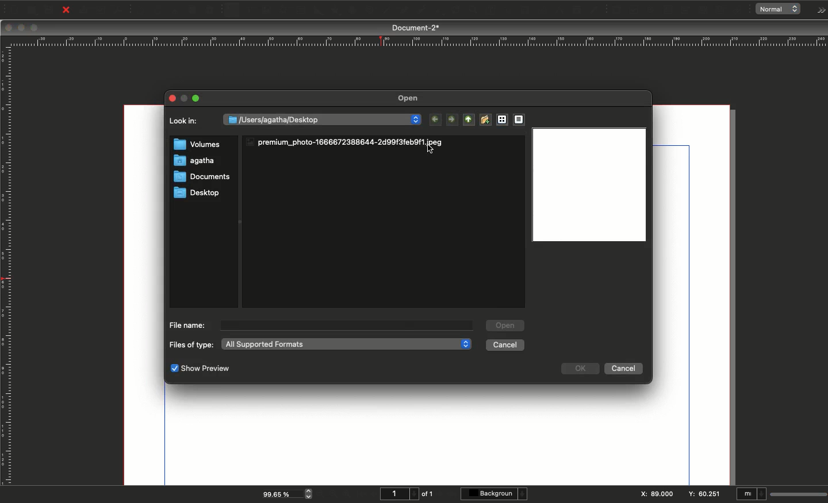  I want to click on X: 89.000, so click(655, 494).